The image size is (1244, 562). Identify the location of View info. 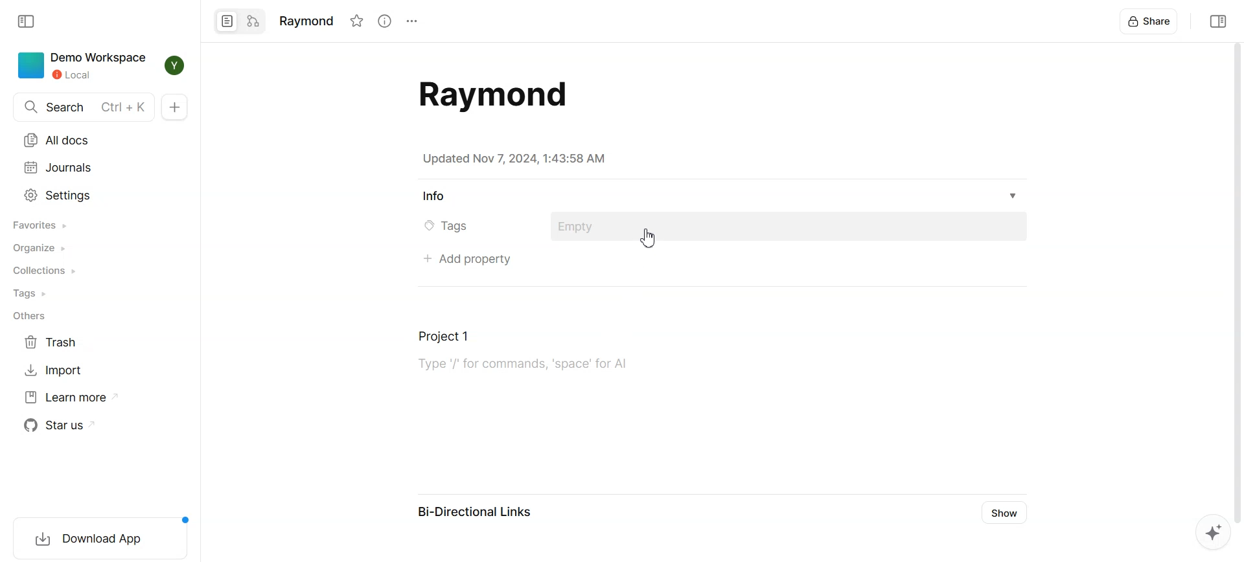
(384, 21).